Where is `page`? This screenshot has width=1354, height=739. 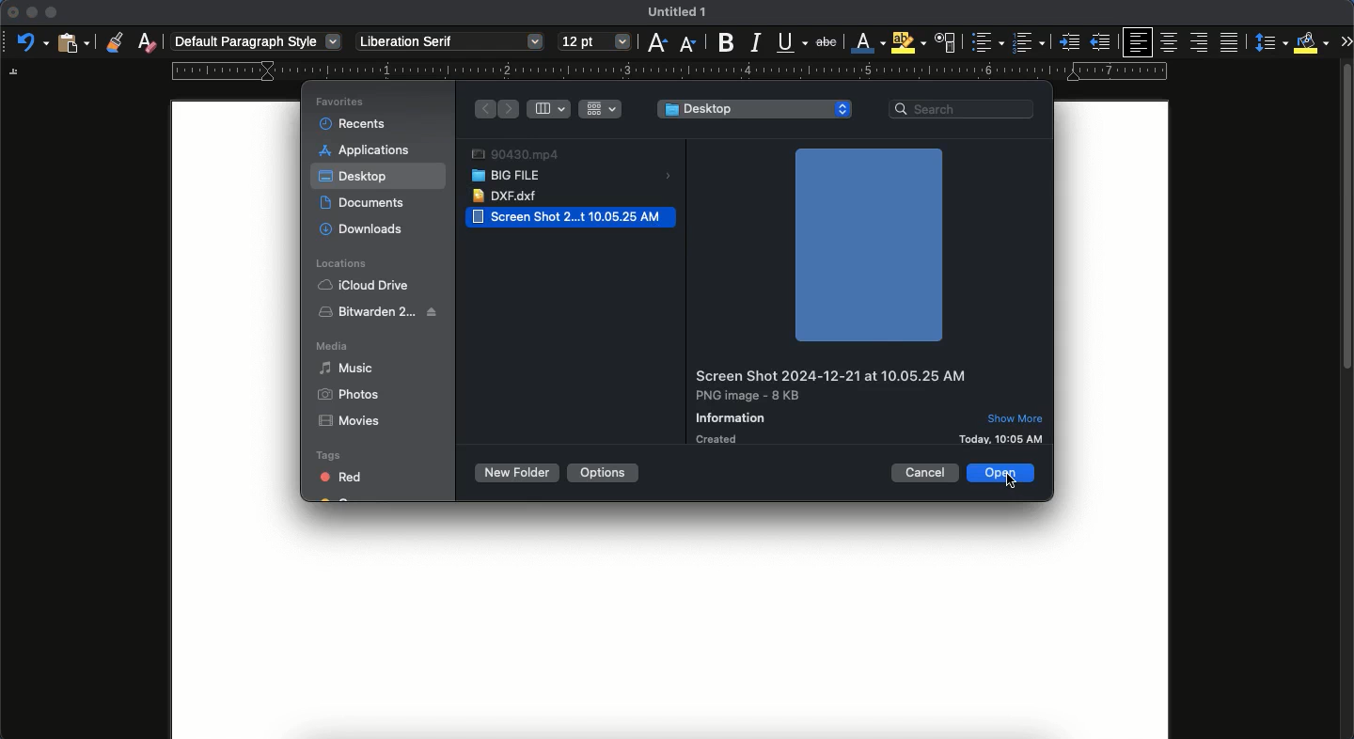 page is located at coordinates (670, 627).